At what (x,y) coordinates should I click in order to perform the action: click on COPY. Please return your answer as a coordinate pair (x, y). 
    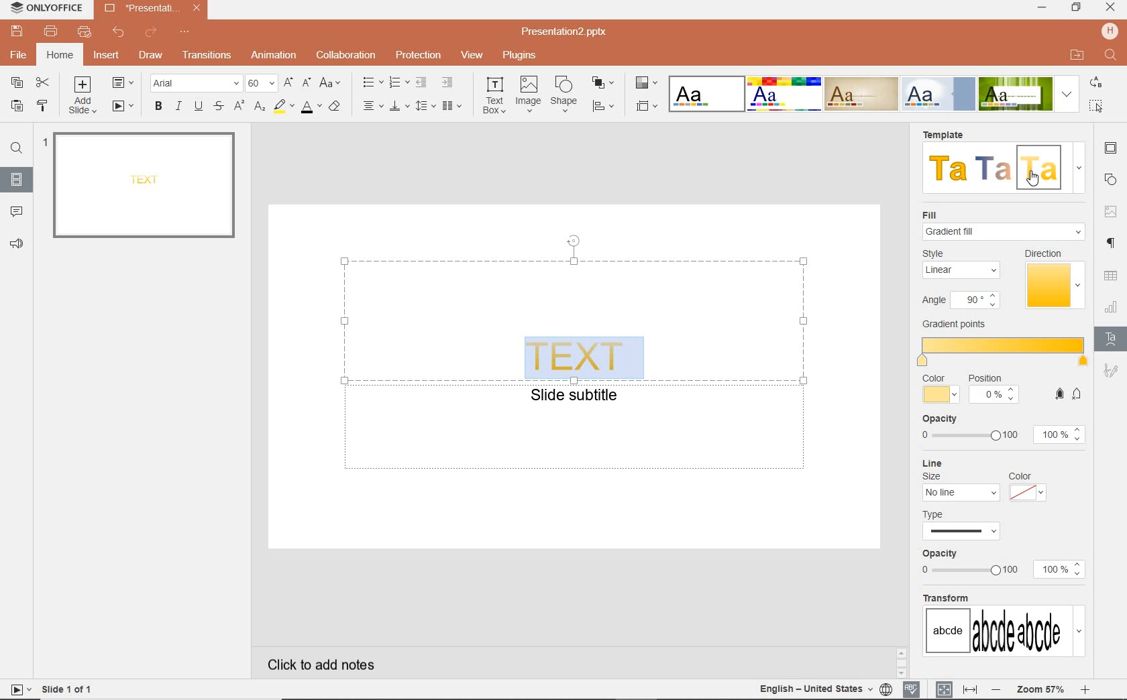
    Looking at the image, I should click on (17, 84).